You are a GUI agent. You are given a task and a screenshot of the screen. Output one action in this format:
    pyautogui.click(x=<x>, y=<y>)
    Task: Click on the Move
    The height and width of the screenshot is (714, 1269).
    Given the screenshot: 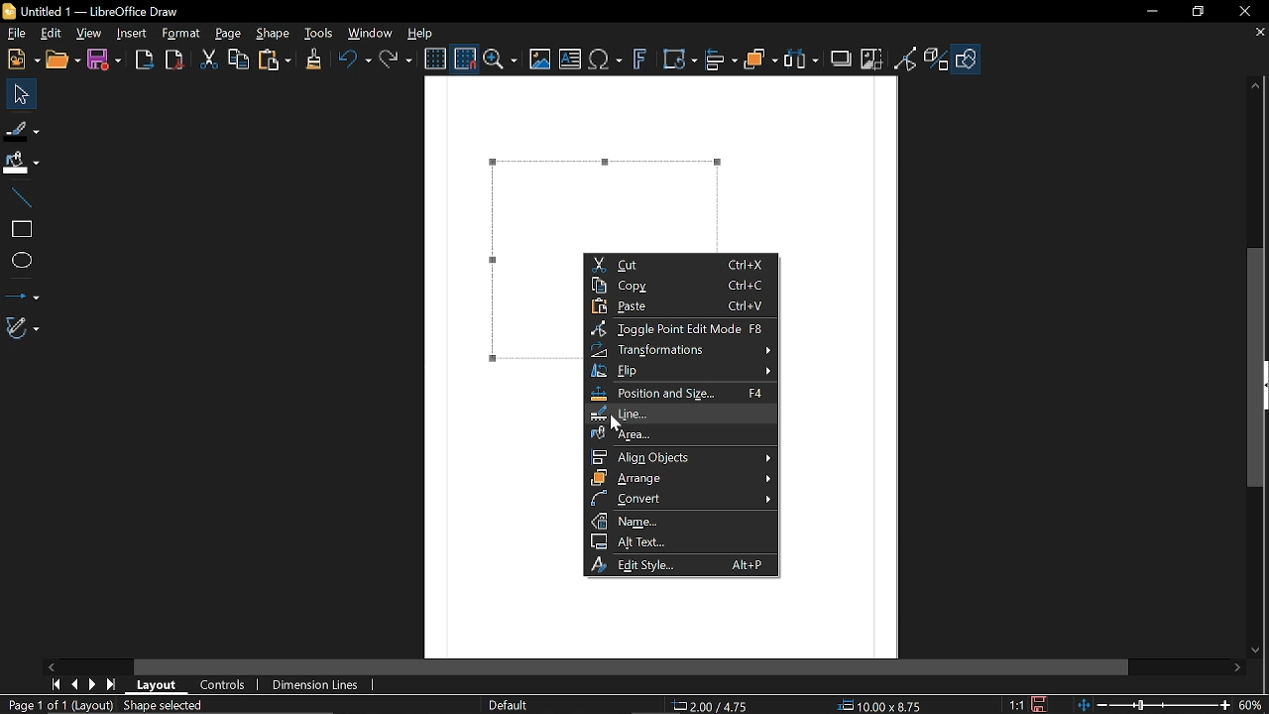 What is the action you would take?
    pyautogui.click(x=17, y=93)
    